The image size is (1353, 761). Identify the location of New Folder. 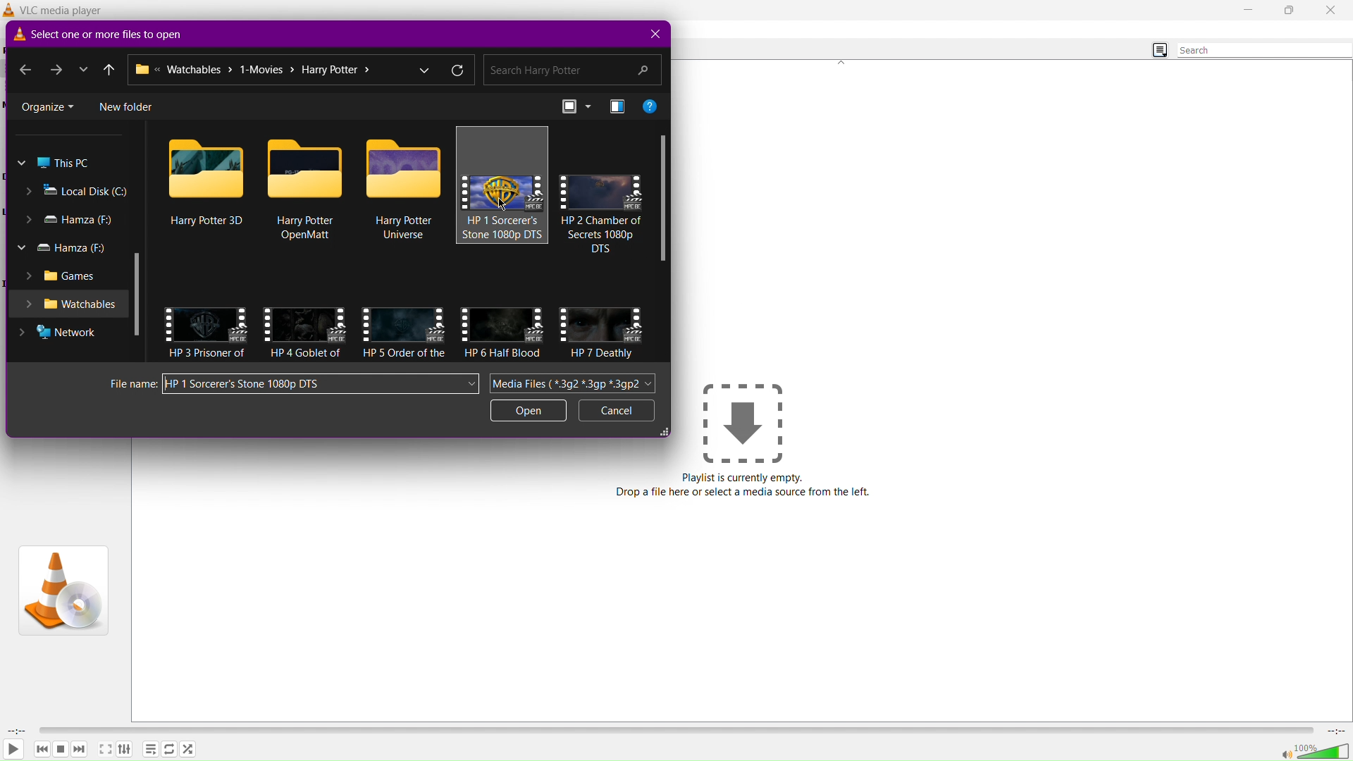
(127, 106).